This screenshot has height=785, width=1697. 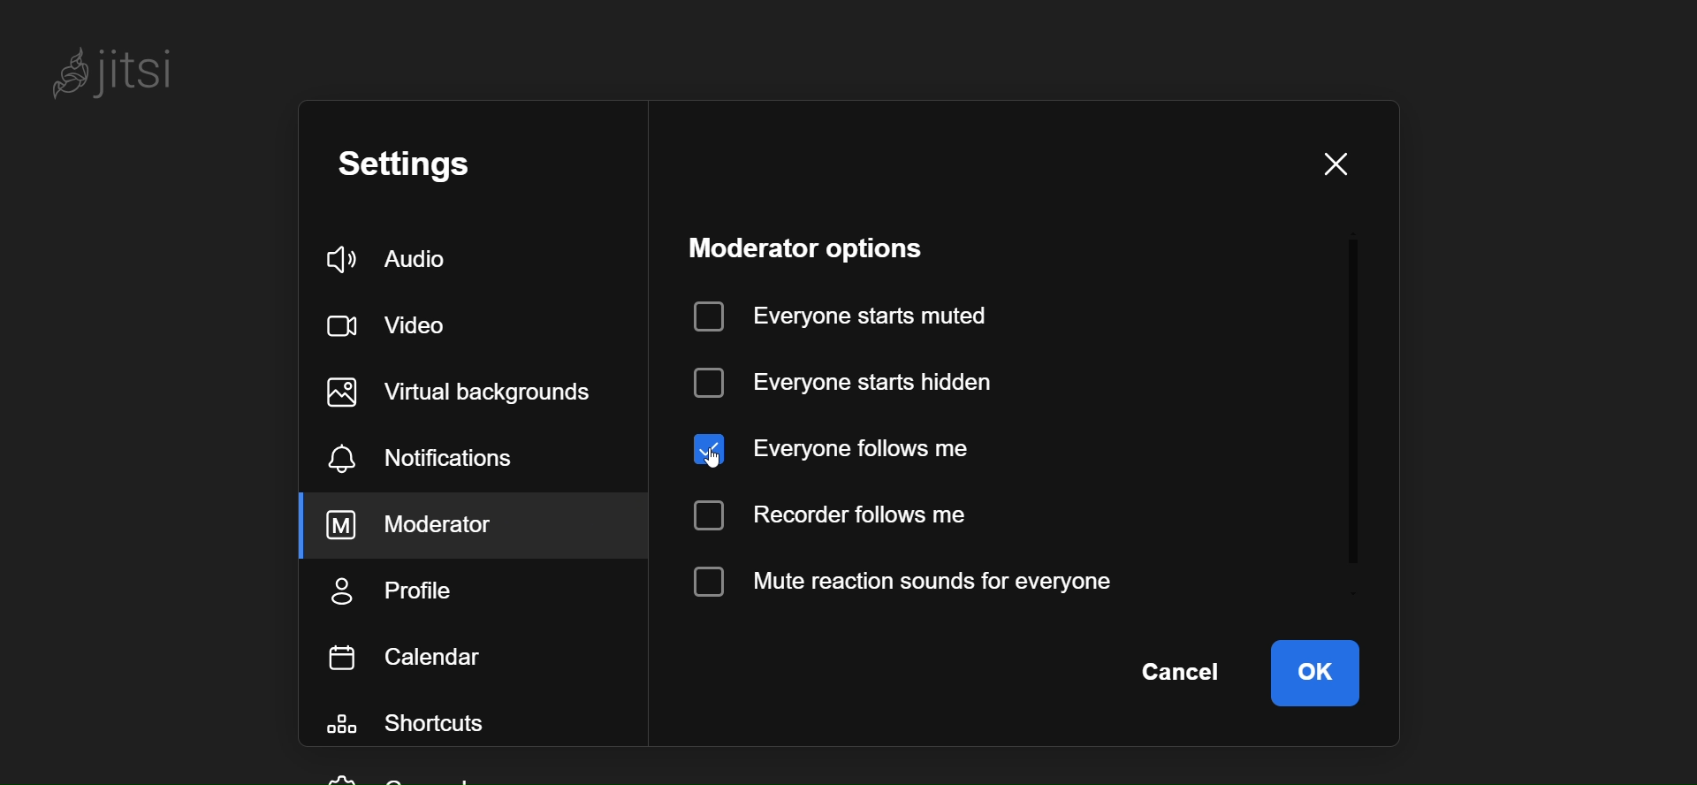 What do you see at coordinates (394, 321) in the screenshot?
I see `video` at bounding box center [394, 321].